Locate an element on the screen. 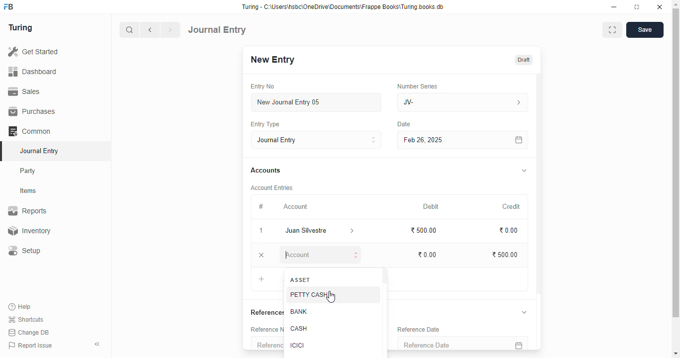  reference number is located at coordinates (267, 343).